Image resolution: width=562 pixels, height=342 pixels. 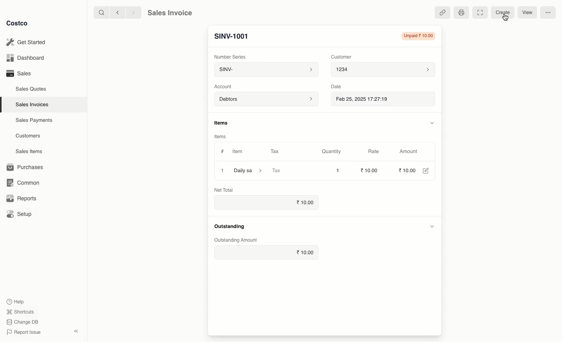 I want to click on Costco, so click(x=18, y=23).